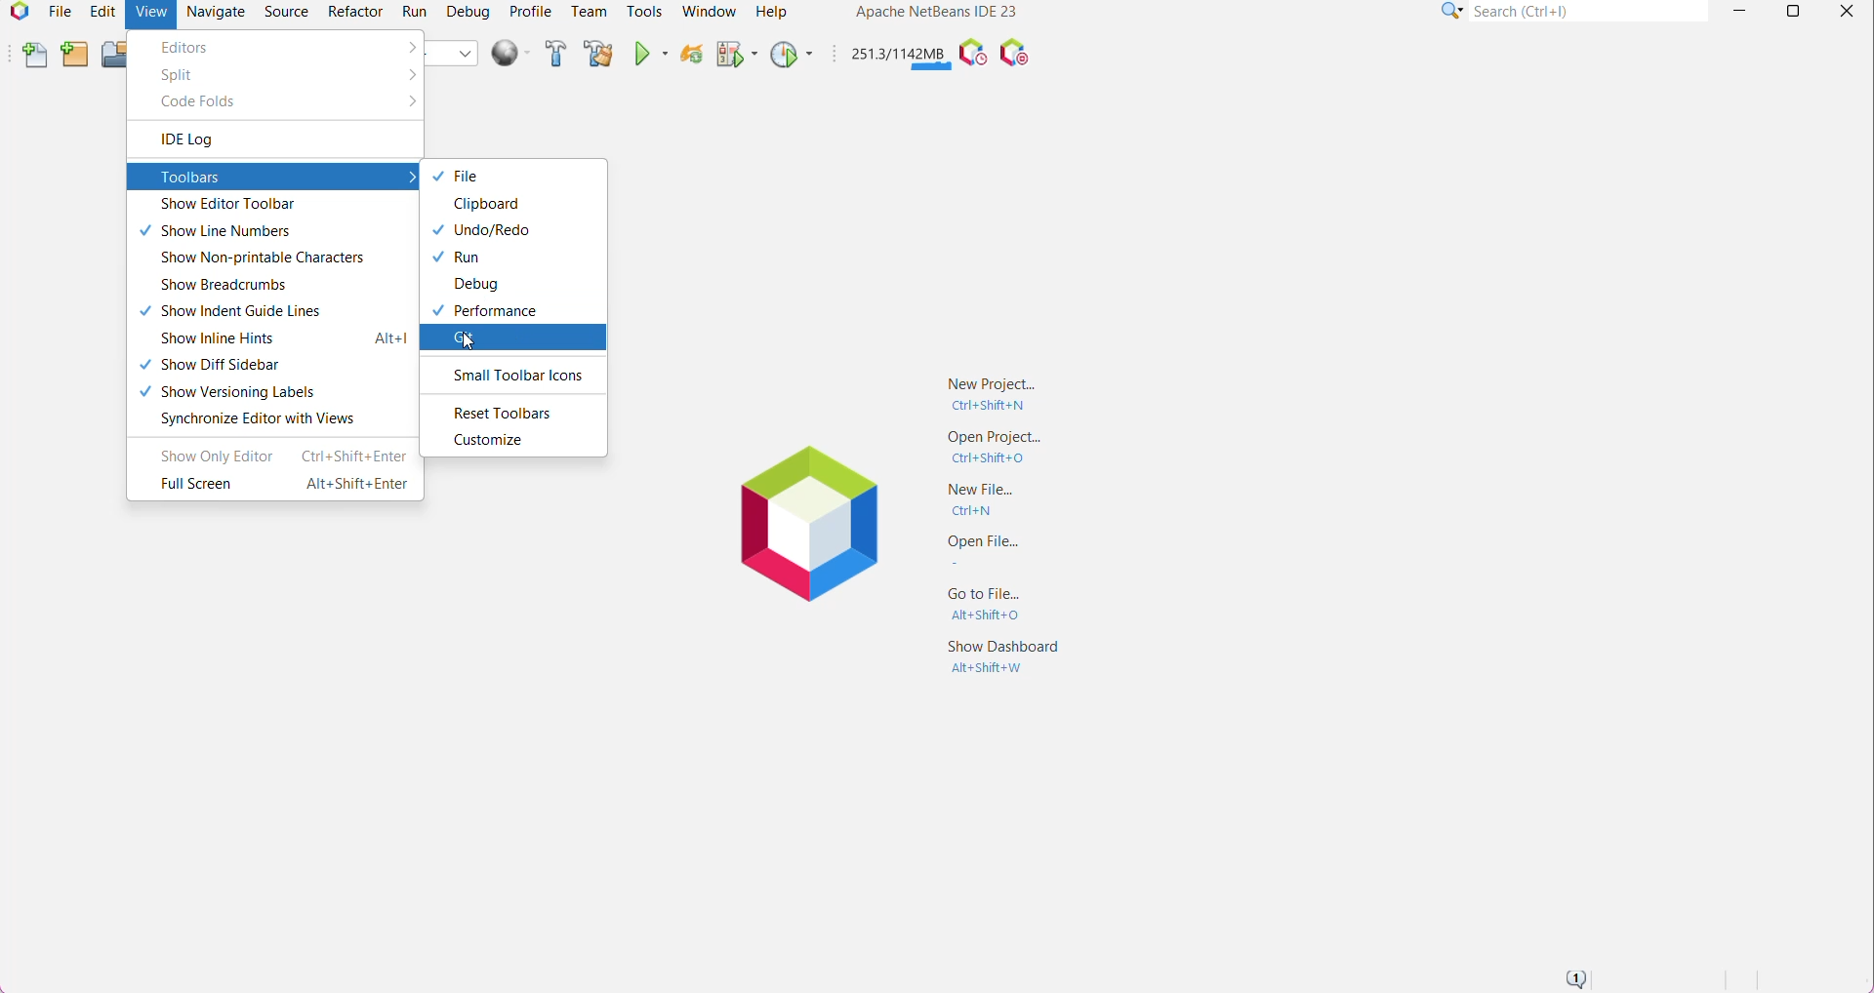 This screenshot has width=1874, height=993. I want to click on Code Folds, so click(199, 103).